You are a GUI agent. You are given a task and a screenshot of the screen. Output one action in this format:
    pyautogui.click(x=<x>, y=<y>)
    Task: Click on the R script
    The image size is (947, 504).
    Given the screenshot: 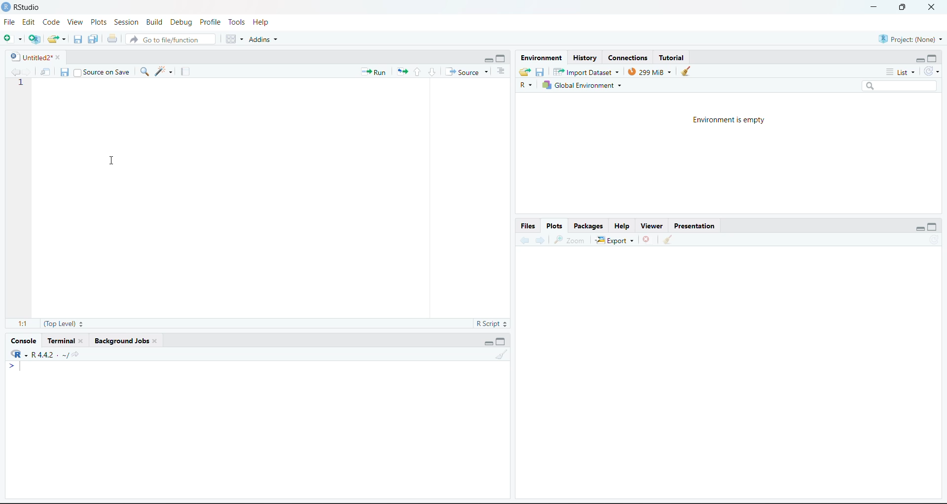 What is the action you would take?
    pyautogui.click(x=492, y=324)
    